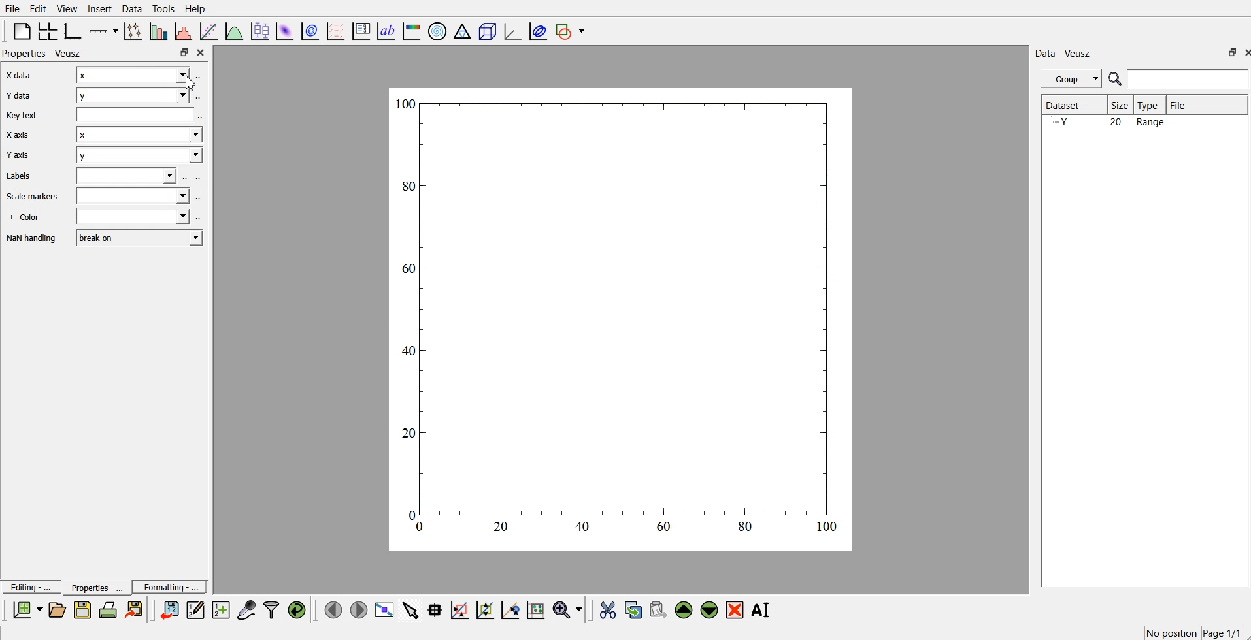  I want to click on plot a vector field, so click(337, 31).